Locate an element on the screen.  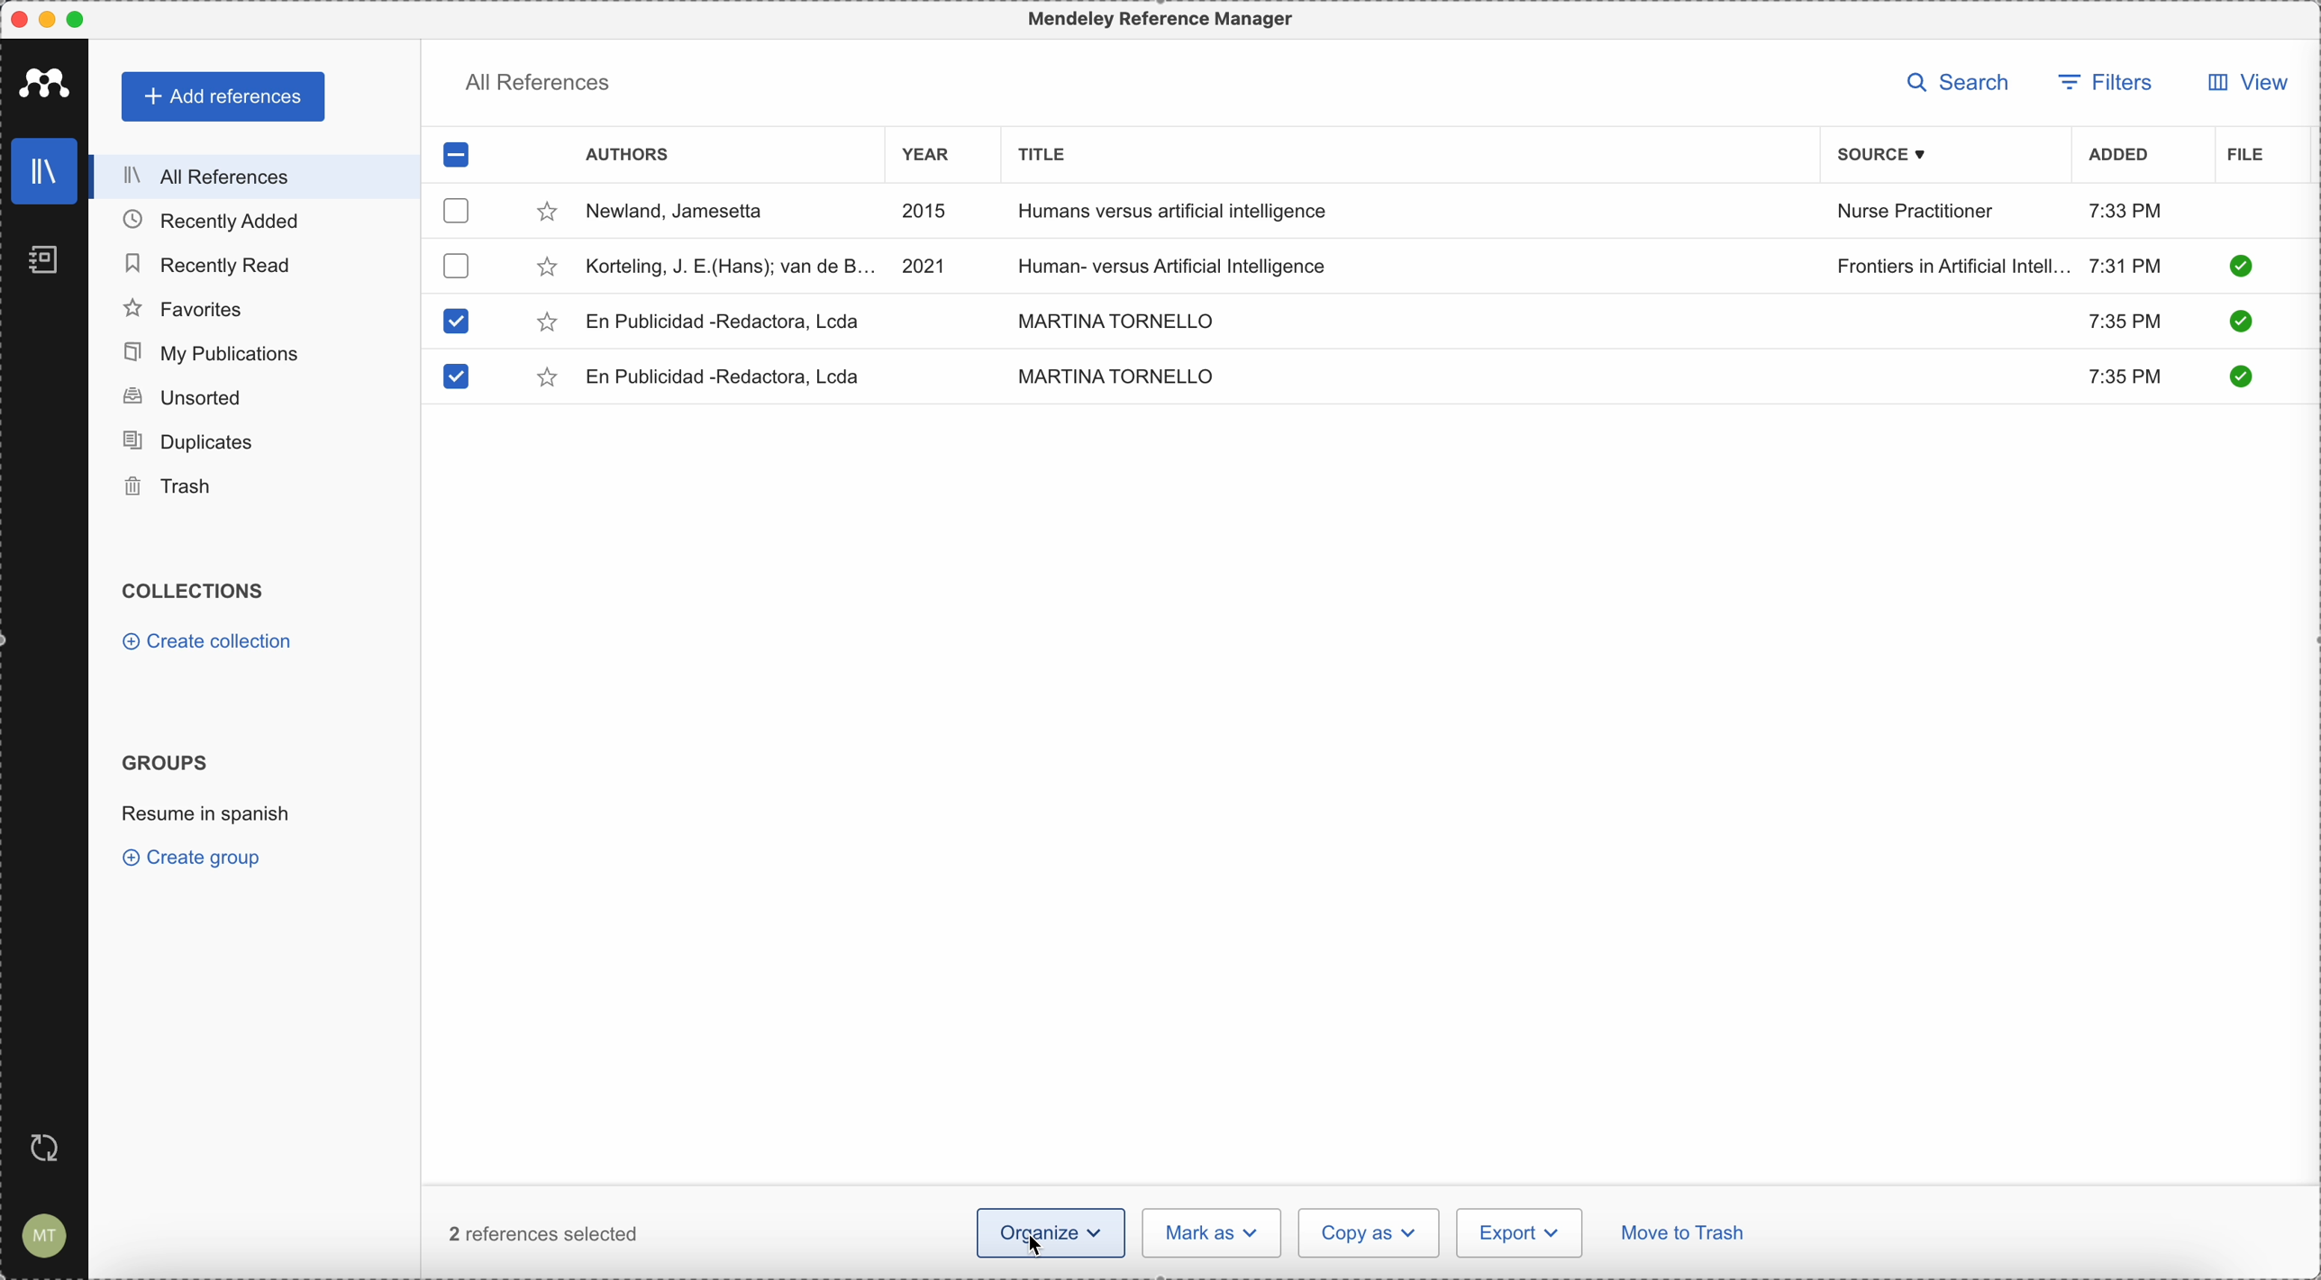
Korteling, J.E.(Hans) is located at coordinates (732, 266).